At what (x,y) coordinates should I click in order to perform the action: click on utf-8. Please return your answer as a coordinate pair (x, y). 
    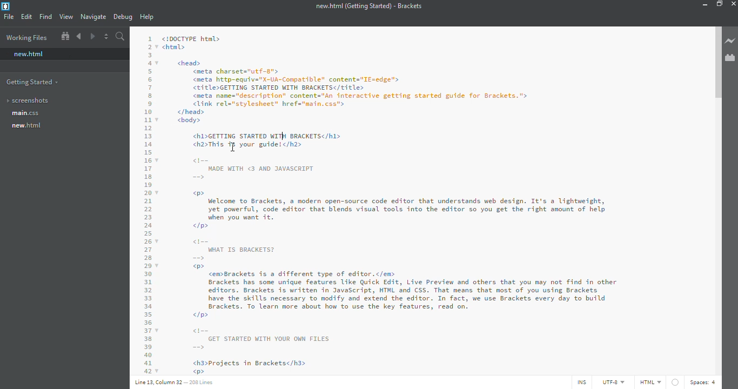
    Looking at the image, I should click on (614, 383).